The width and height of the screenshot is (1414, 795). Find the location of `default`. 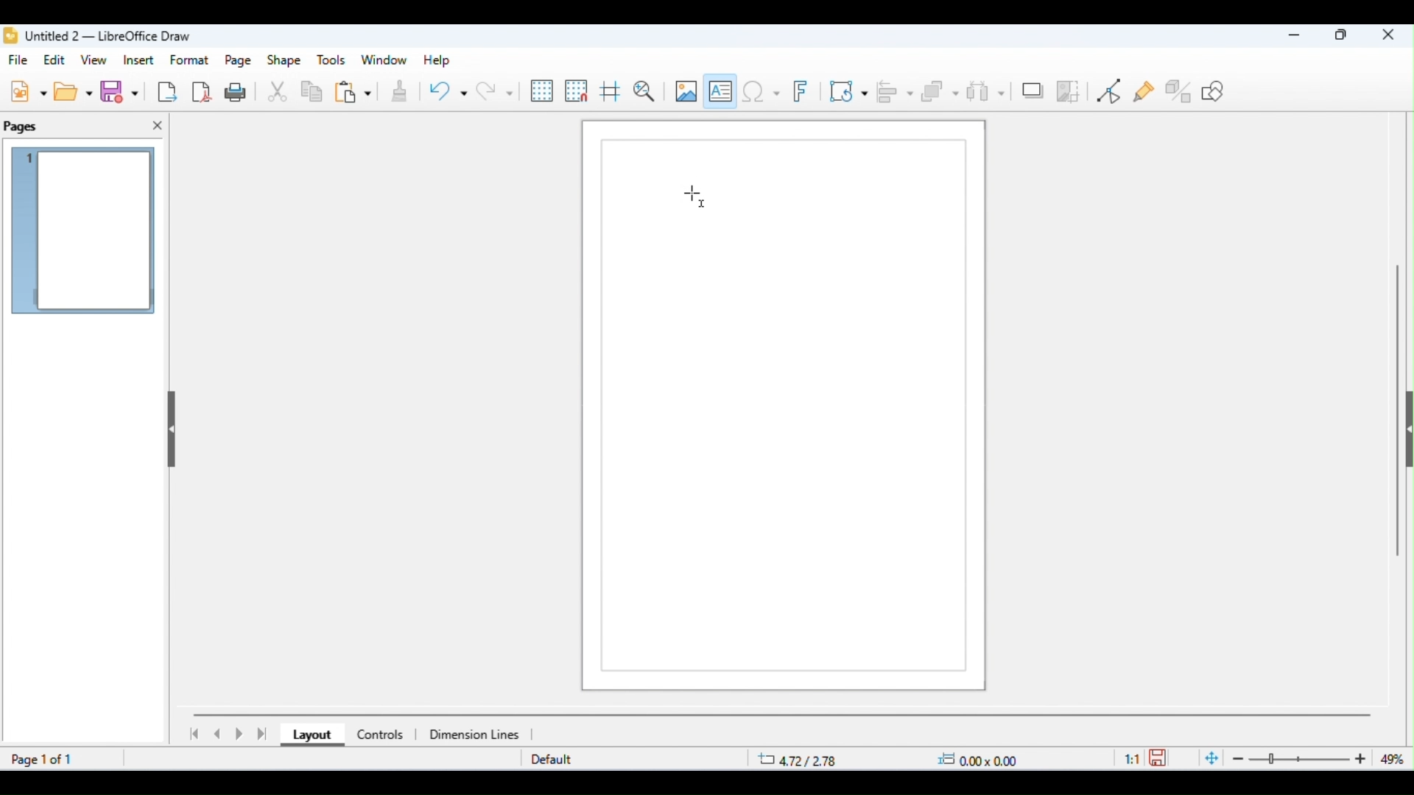

default is located at coordinates (552, 760).